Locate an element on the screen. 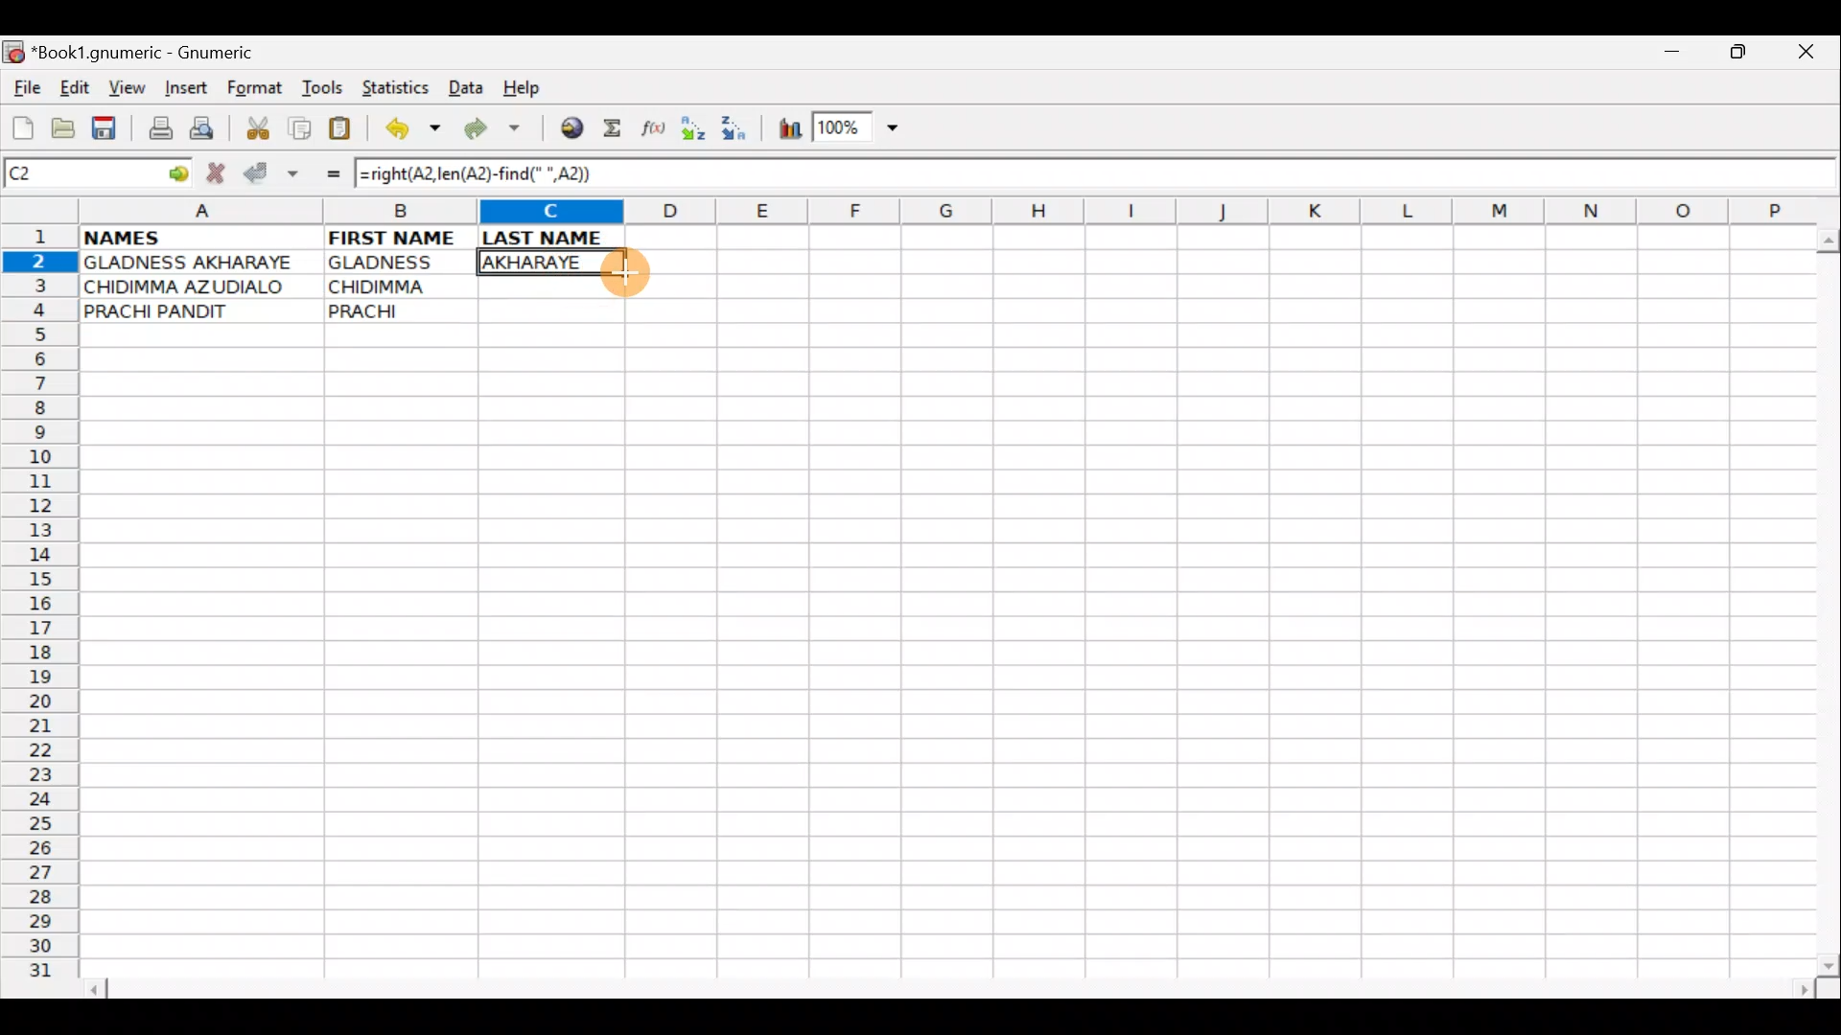  Columns is located at coordinates (937, 213).